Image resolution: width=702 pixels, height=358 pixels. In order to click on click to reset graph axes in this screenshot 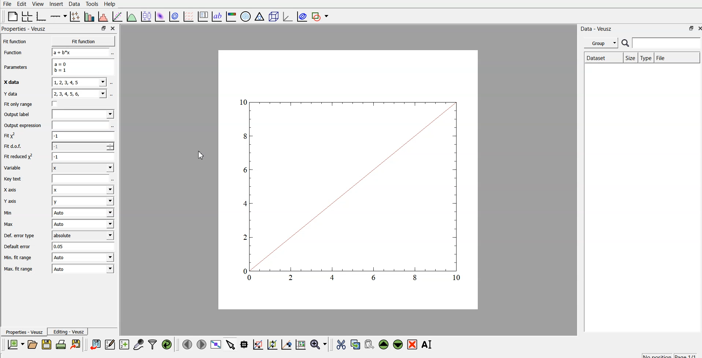, I will do `click(301, 344)`.